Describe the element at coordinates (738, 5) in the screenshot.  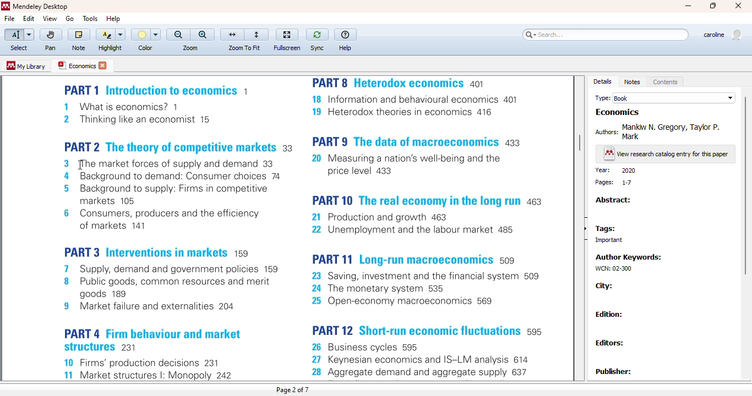
I see `Close` at that location.